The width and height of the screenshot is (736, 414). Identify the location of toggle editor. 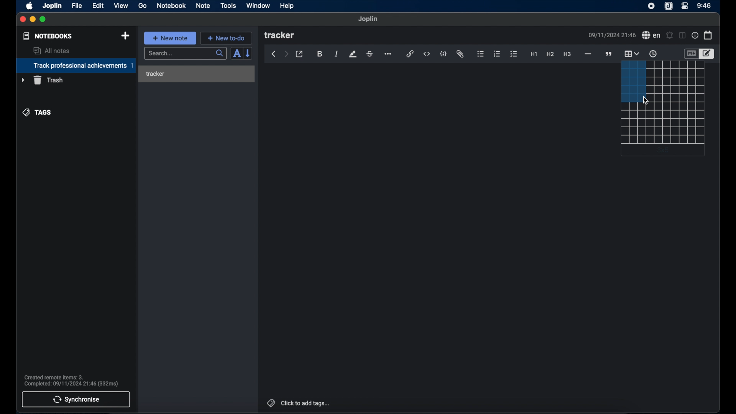
(690, 54).